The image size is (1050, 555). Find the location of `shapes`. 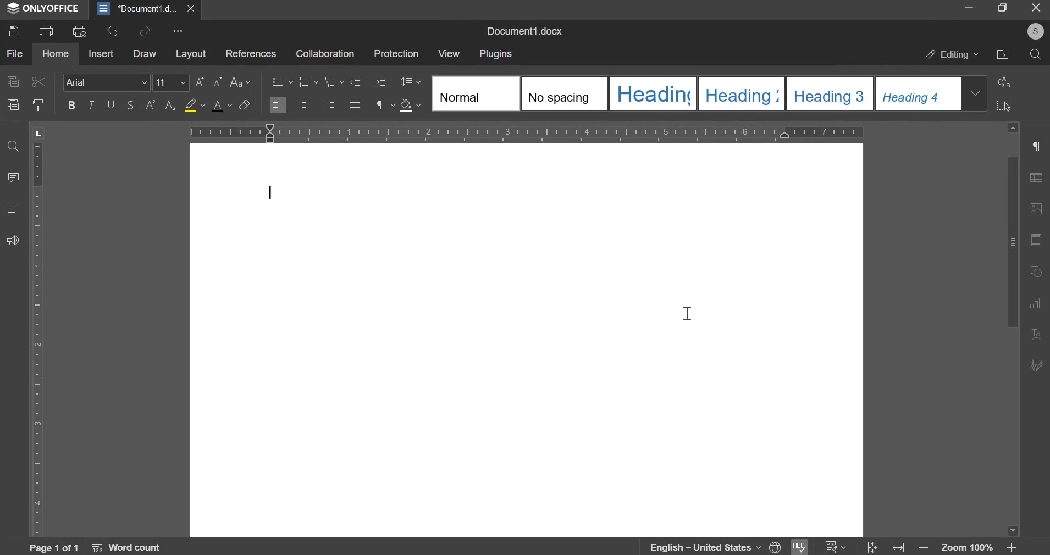

shapes is located at coordinates (1036, 271).